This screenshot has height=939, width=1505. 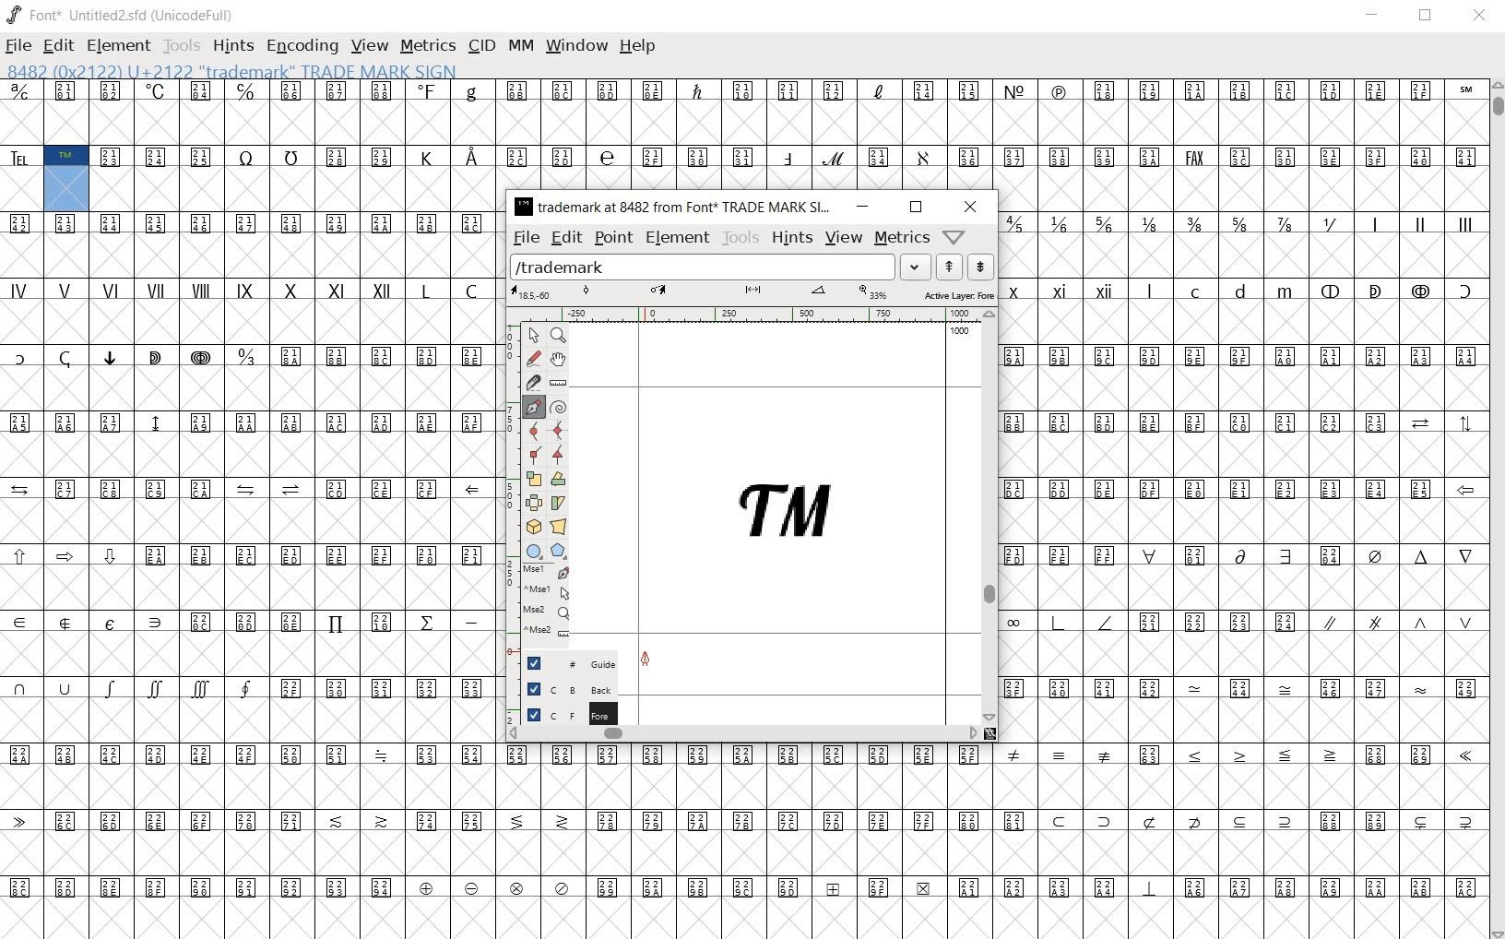 What do you see at coordinates (18, 46) in the screenshot?
I see `FILE` at bounding box center [18, 46].